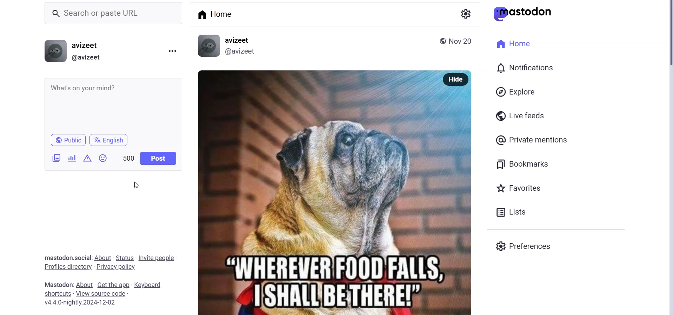  What do you see at coordinates (67, 267) in the screenshot?
I see `profiles directory` at bounding box center [67, 267].